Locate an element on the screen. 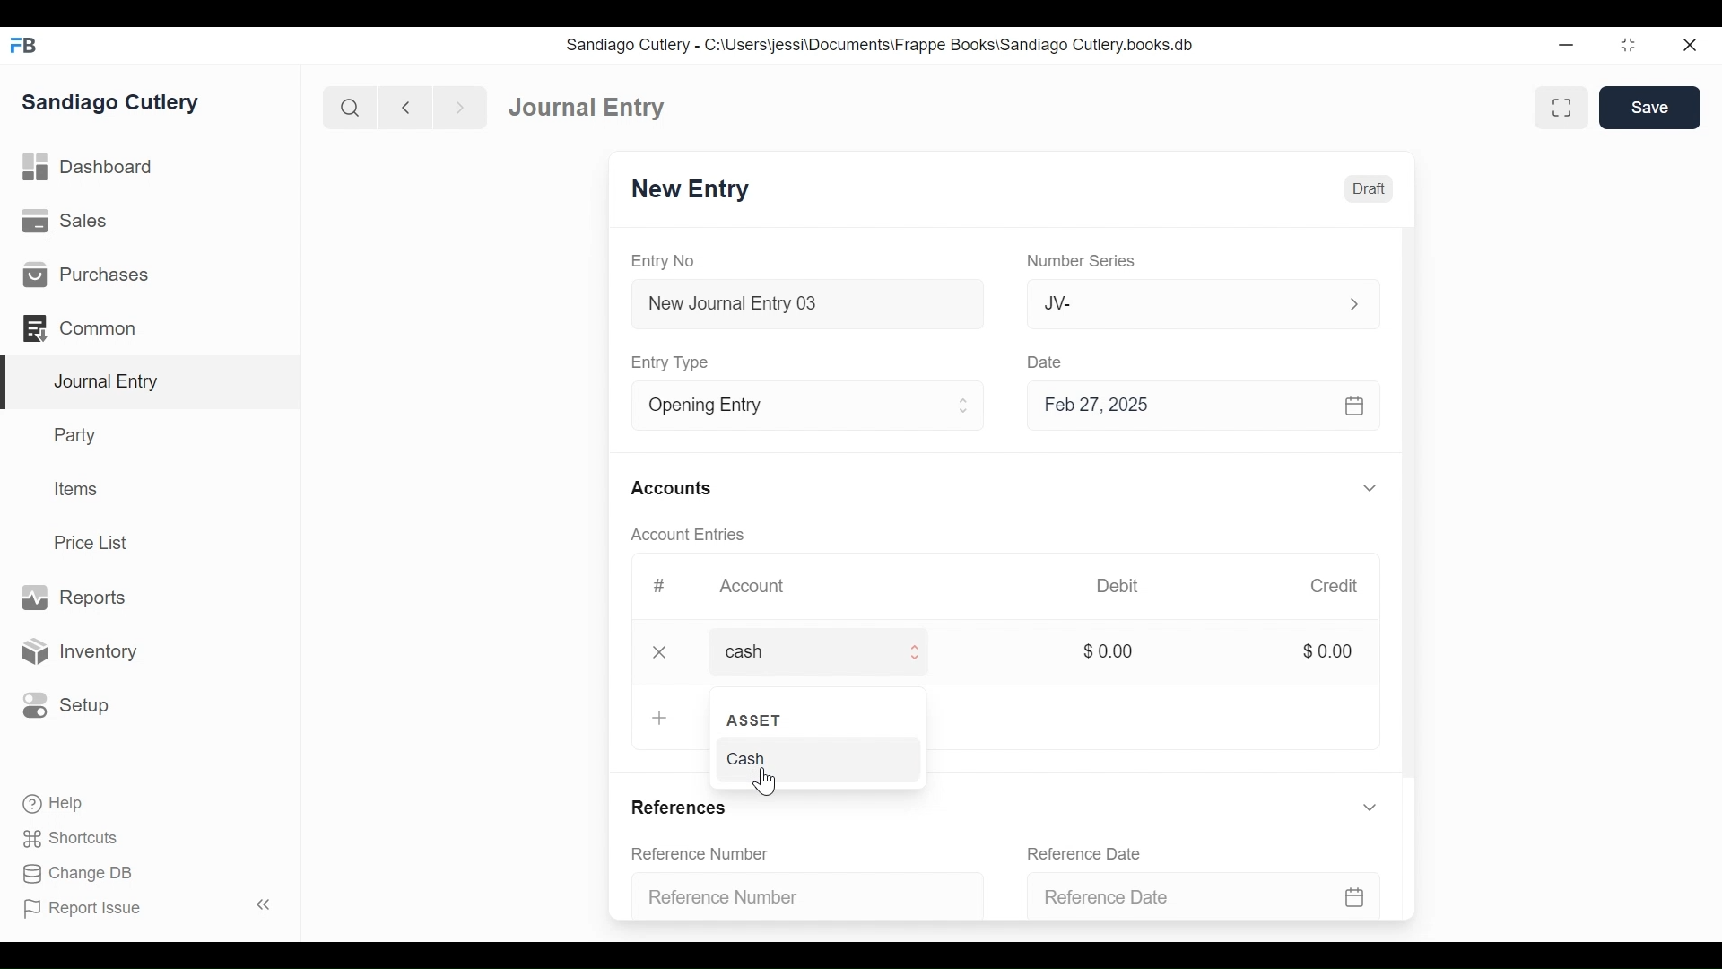 This screenshot has width=1722, height=969. $0.00 is located at coordinates (1326, 650).